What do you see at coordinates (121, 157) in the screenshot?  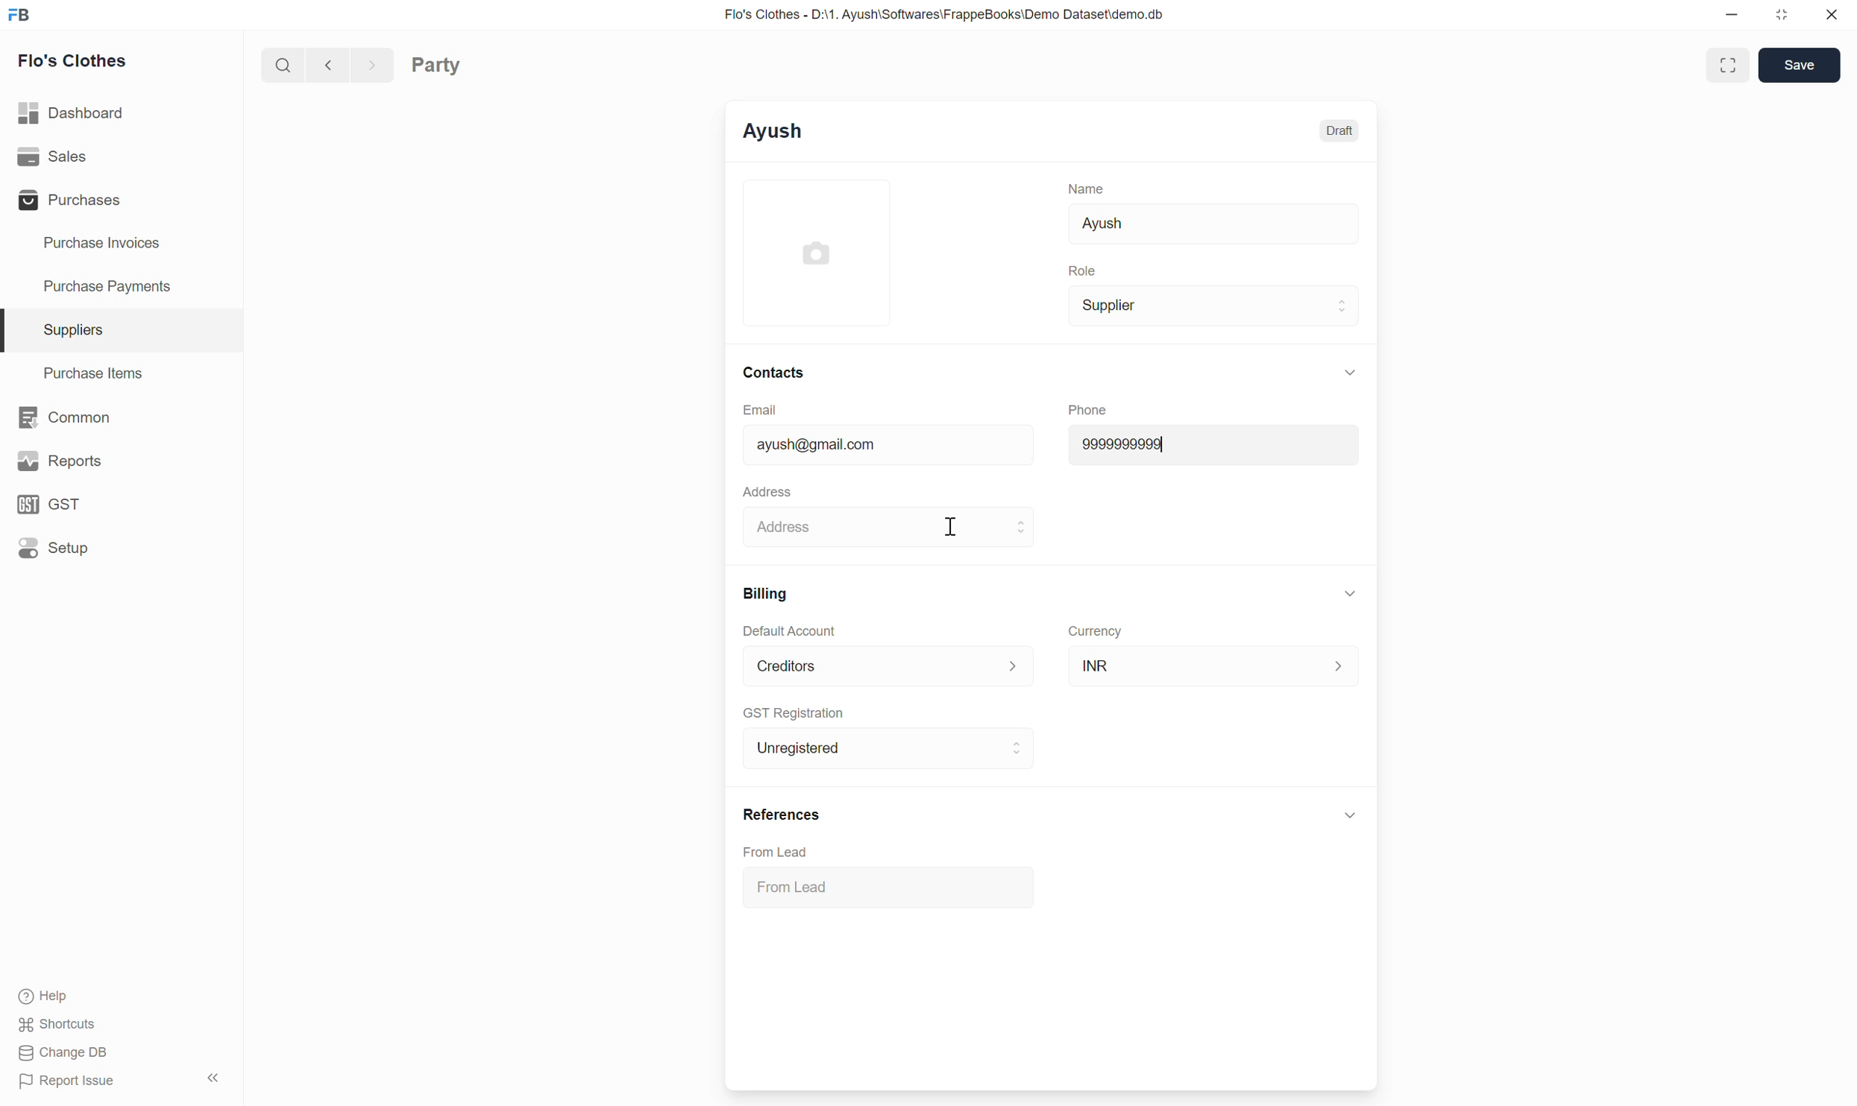 I see `Sales` at bounding box center [121, 157].